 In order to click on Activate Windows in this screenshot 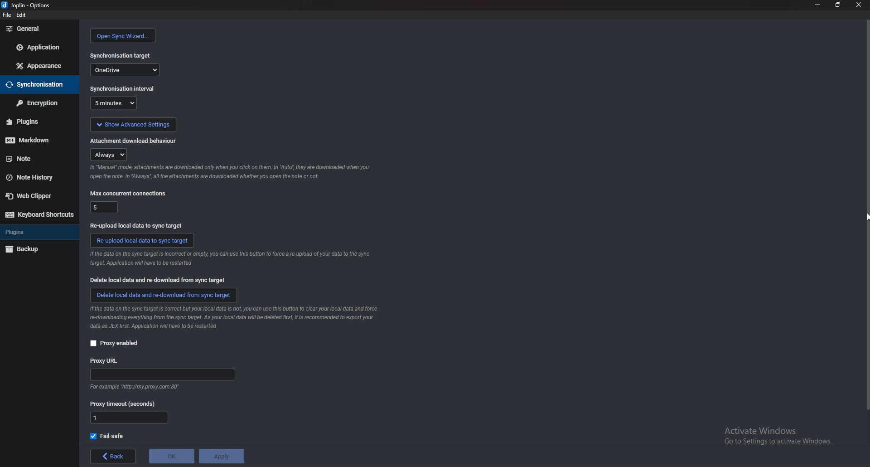, I will do `click(778, 436)`.